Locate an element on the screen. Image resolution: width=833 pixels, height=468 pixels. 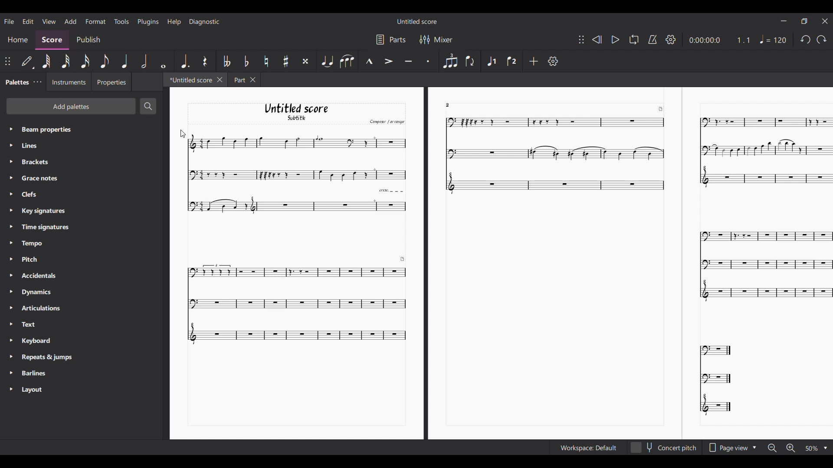
Quarter note is located at coordinates (125, 61).